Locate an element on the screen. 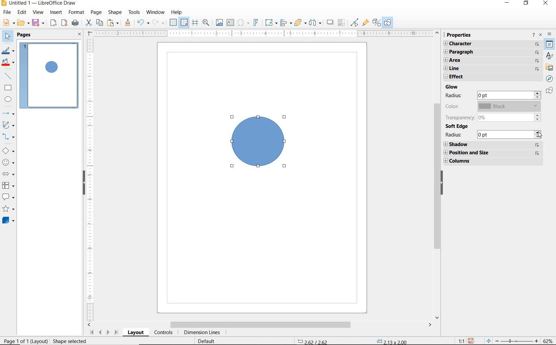 This screenshot has width=556, height=345. EXORT is located at coordinates (53, 23).